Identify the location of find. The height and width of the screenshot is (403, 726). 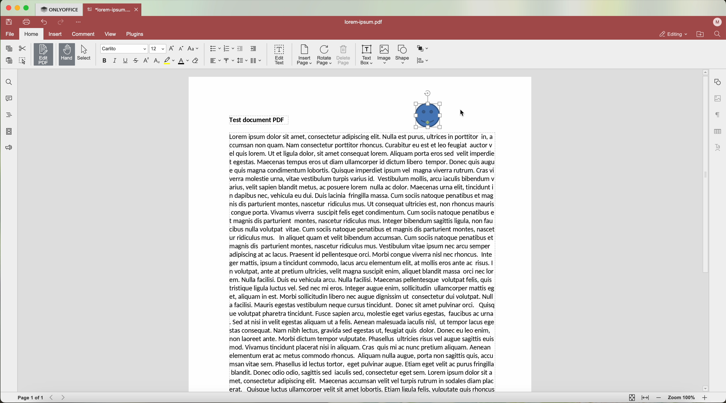
(717, 35).